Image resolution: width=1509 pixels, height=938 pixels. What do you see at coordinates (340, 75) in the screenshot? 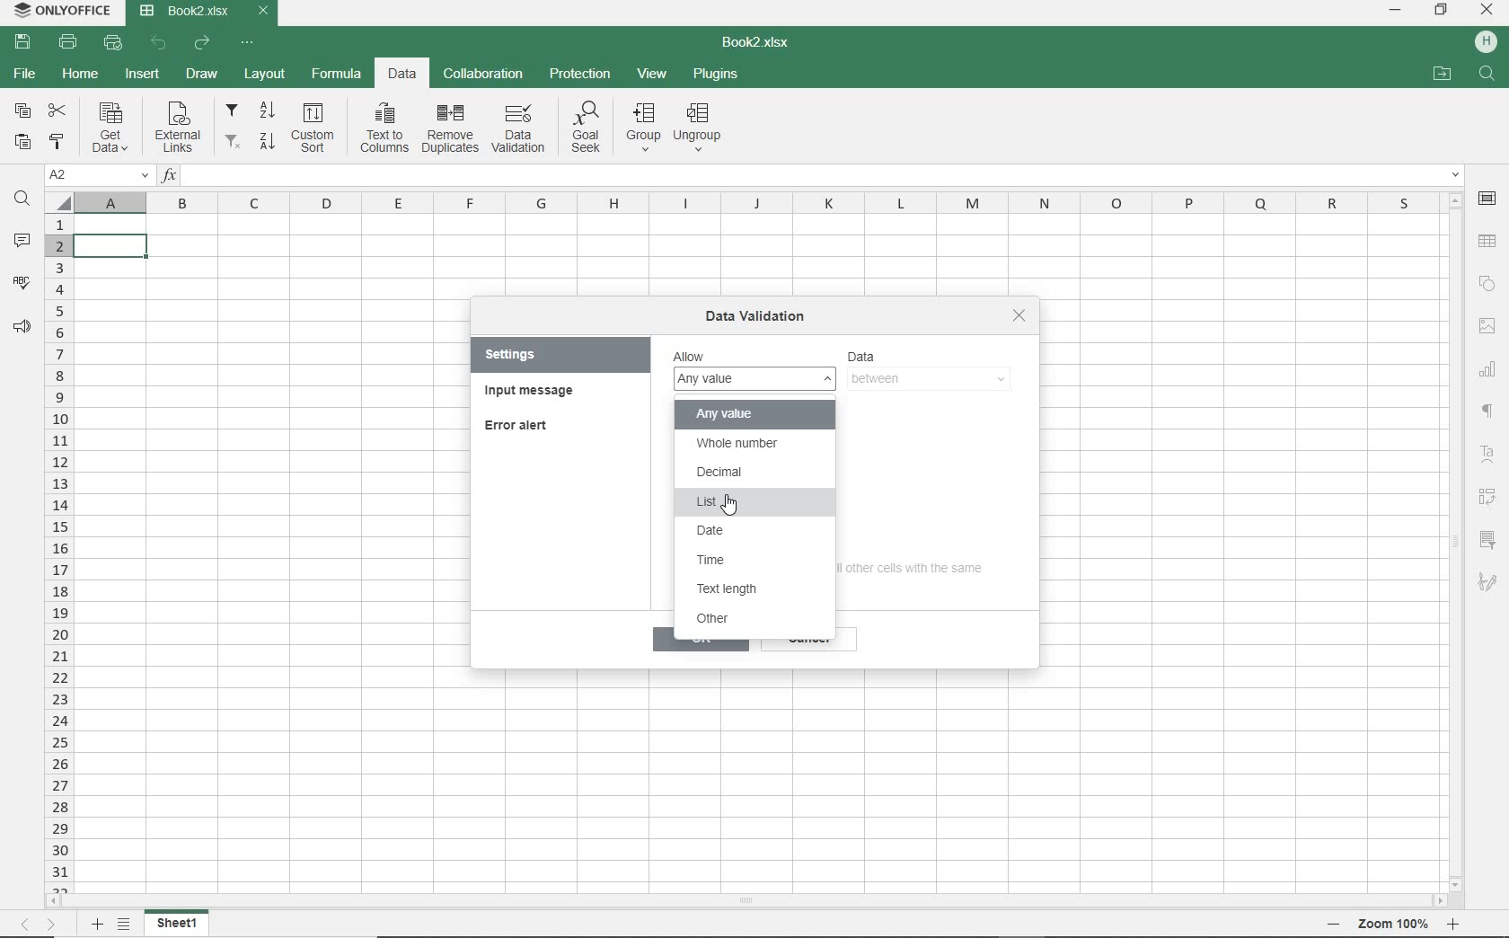
I see `FORMULA` at bounding box center [340, 75].